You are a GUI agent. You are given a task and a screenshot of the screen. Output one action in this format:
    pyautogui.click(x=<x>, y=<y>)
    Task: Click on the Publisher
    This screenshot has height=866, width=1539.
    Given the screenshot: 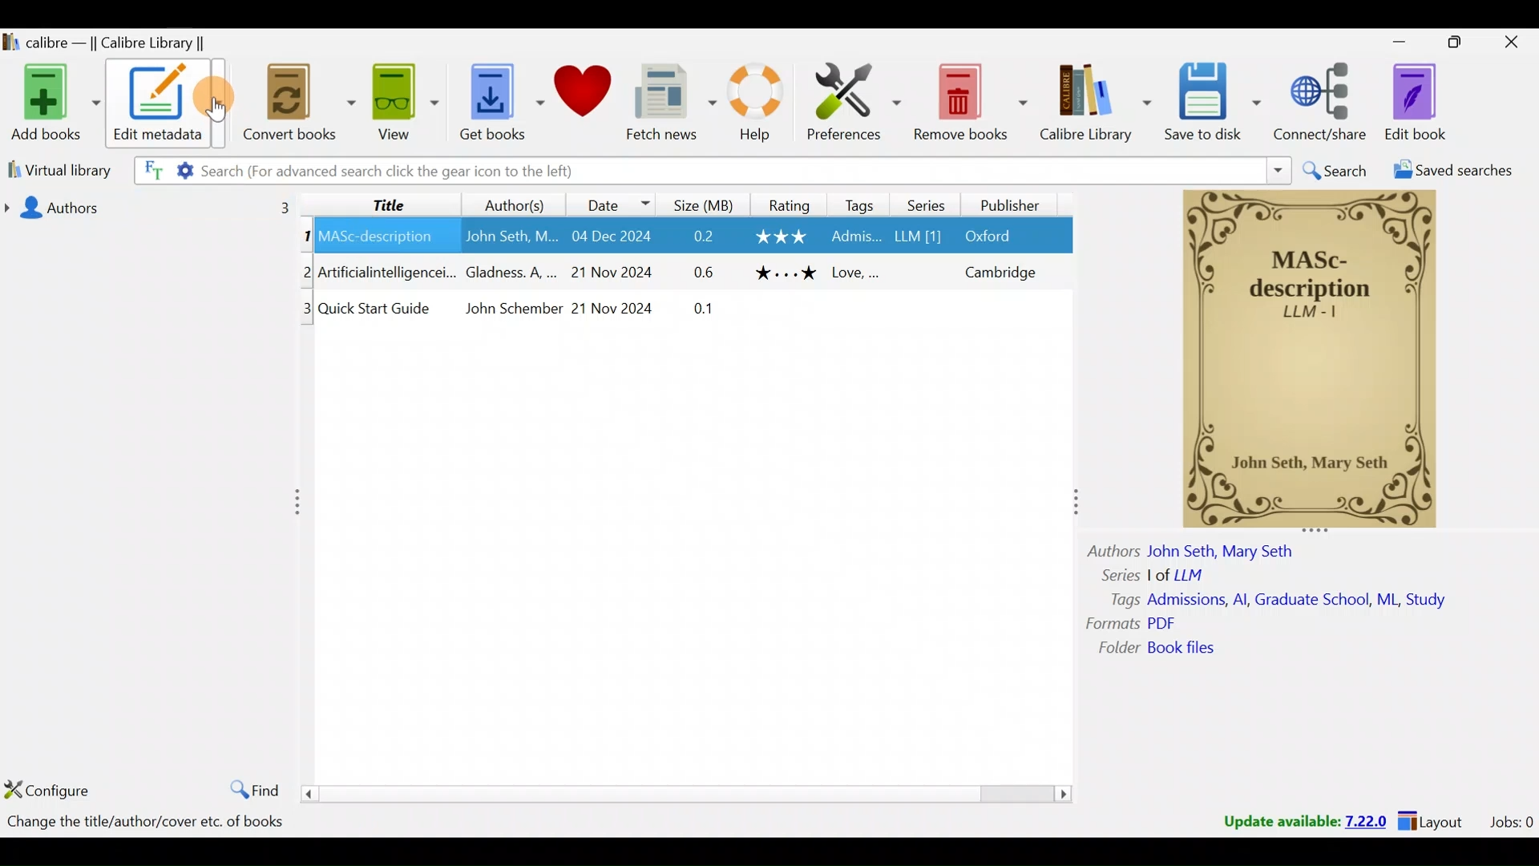 What is the action you would take?
    pyautogui.click(x=1017, y=203)
    